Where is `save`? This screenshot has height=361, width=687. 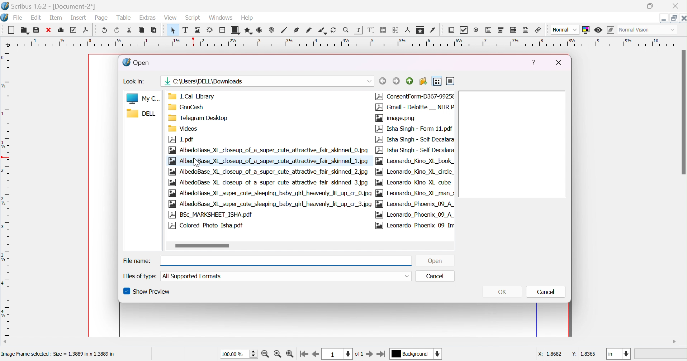
save is located at coordinates (37, 30).